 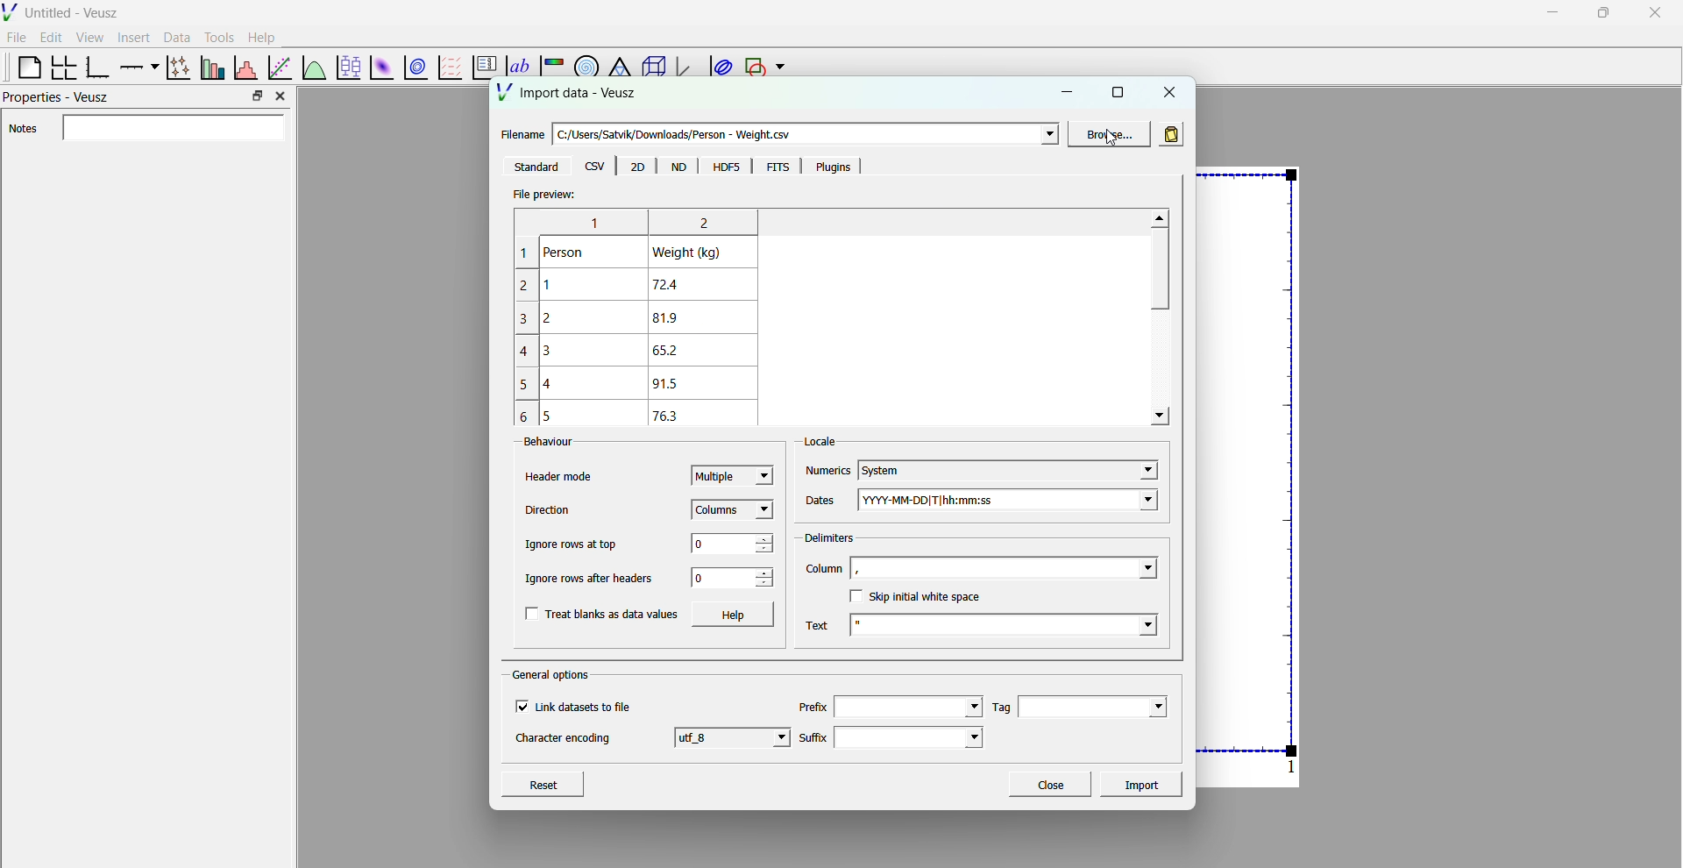 What do you see at coordinates (1101, 705) in the screenshot?
I see `Tag - dropdown` at bounding box center [1101, 705].